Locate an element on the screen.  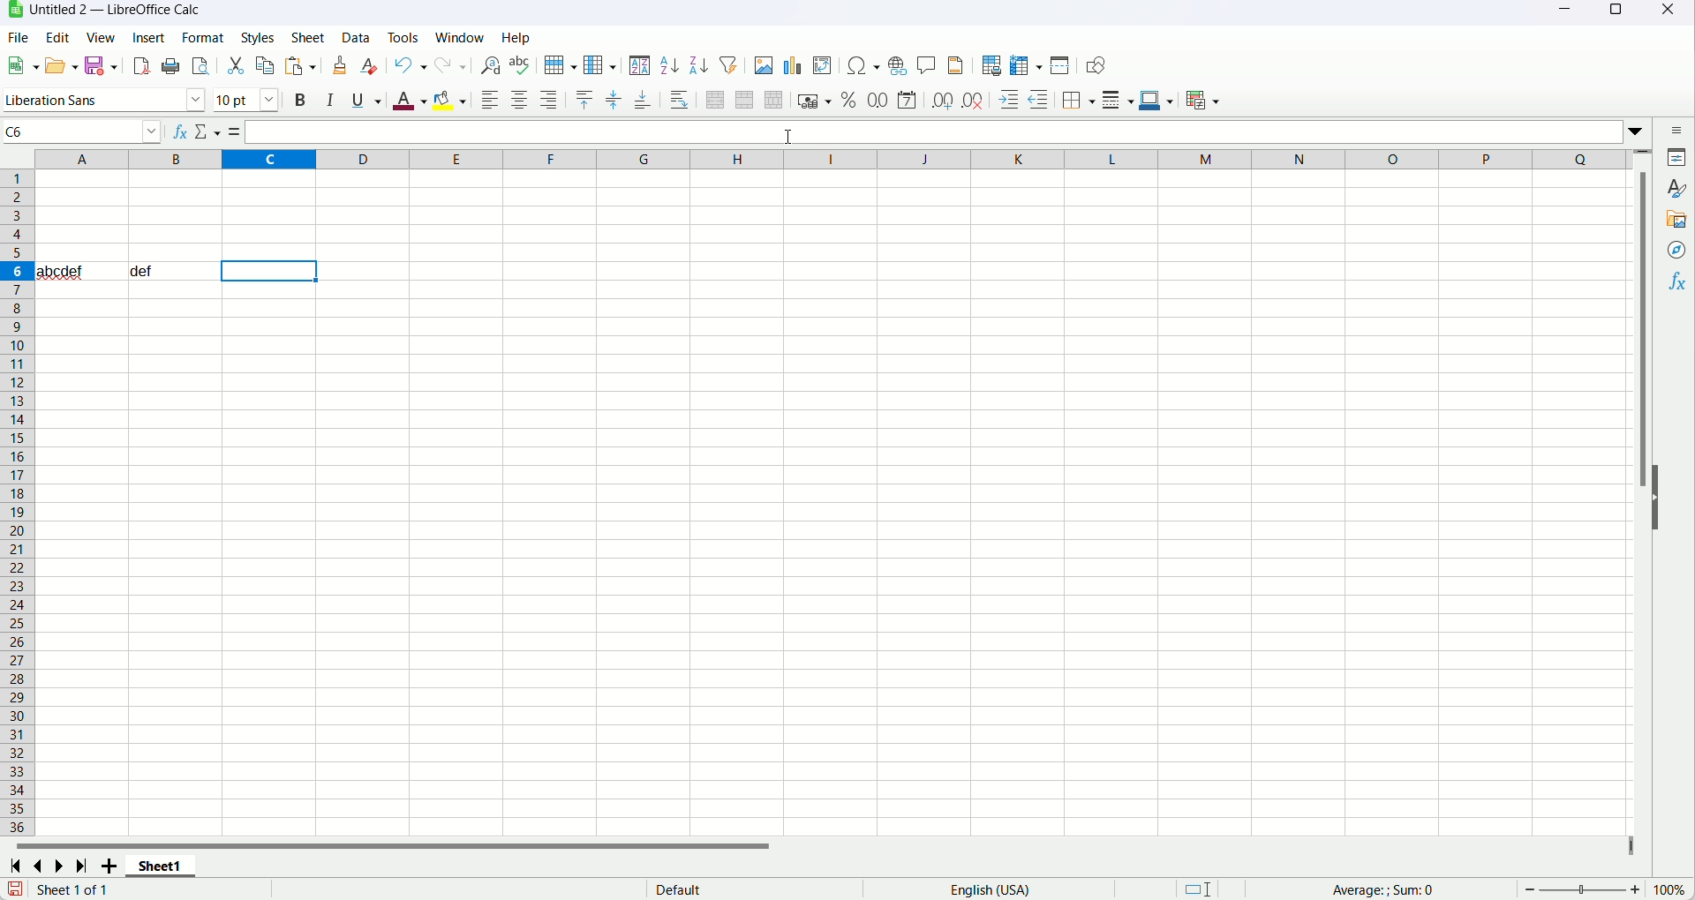
insert pivot table is located at coordinates (824, 66).